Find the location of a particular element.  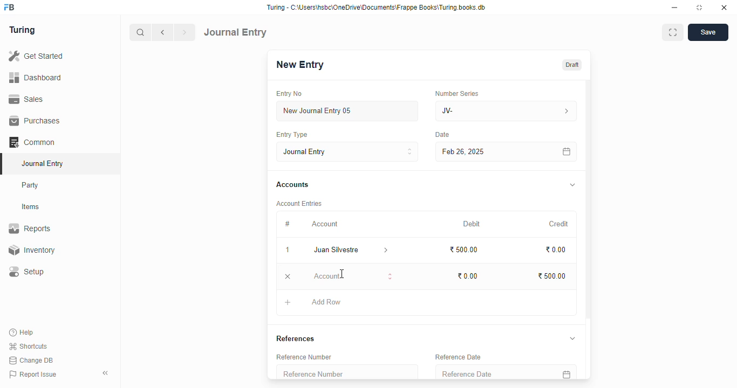

scroll bar is located at coordinates (589, 228).